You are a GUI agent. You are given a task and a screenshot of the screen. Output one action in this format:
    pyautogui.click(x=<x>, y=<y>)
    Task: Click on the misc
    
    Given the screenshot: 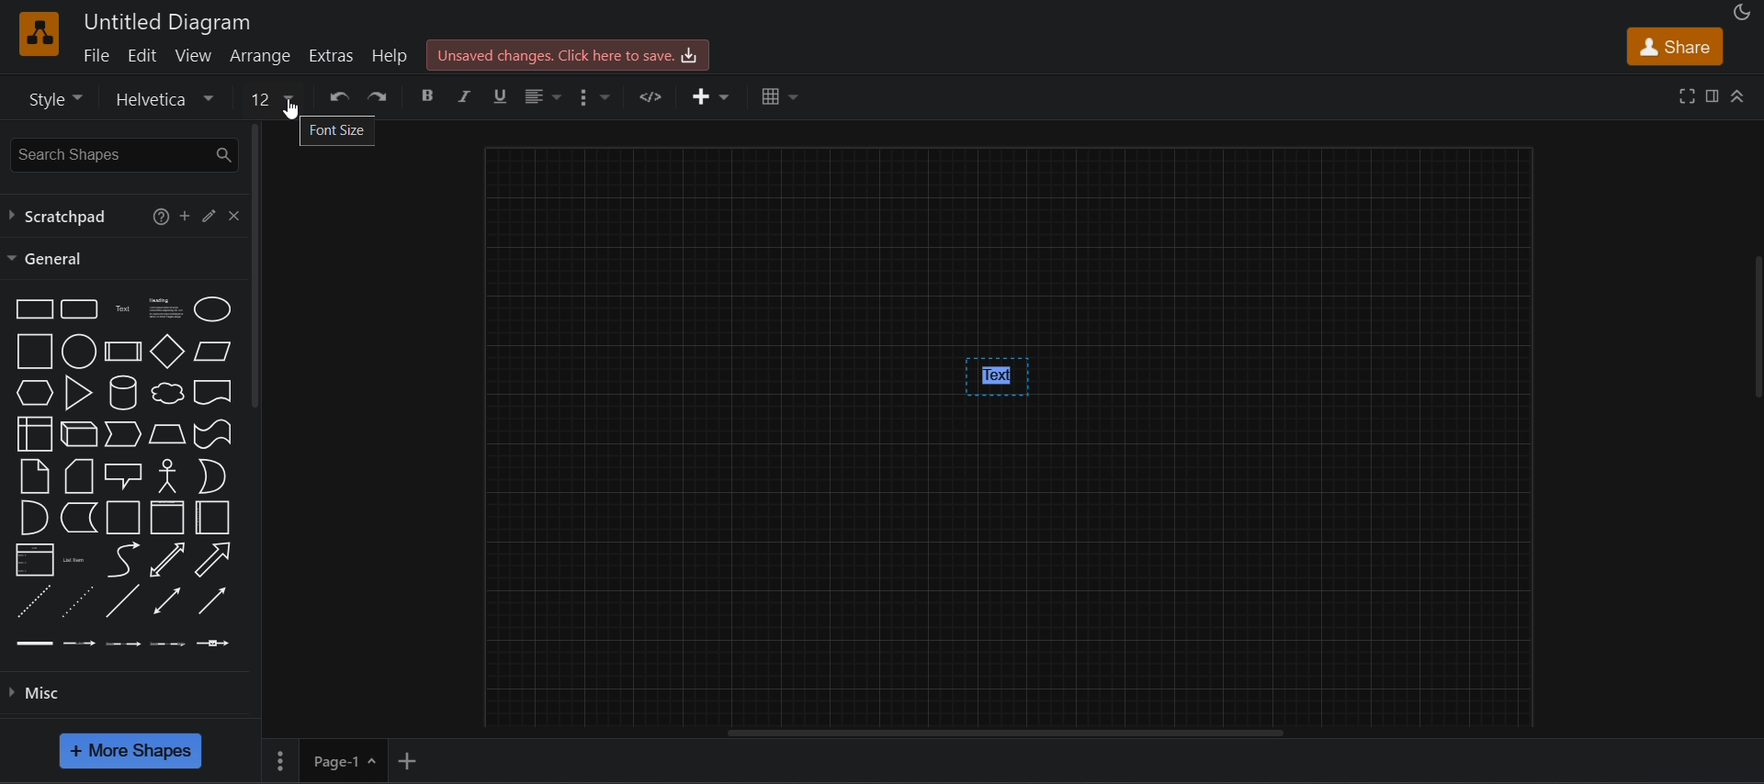 What is the action you would take?
    pyautogui.click(x=34, y=693)
    